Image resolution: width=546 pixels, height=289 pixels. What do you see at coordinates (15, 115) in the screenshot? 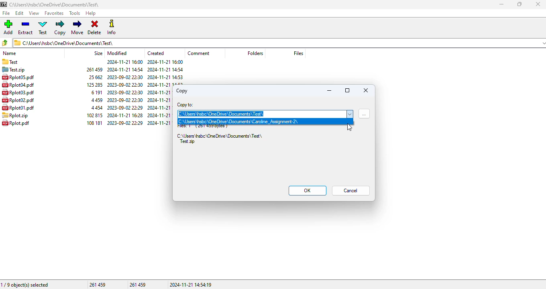
I see `file` at bounding box center [15, 115].